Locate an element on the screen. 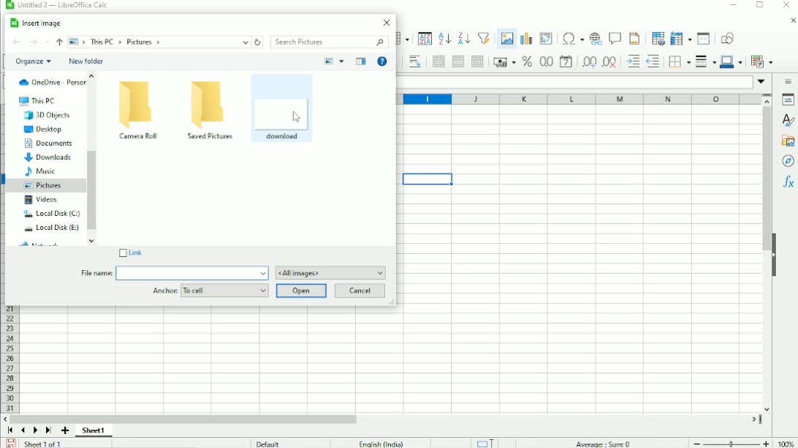 The image size is (798, 448). Minimize is located at coordinates (731, 6).